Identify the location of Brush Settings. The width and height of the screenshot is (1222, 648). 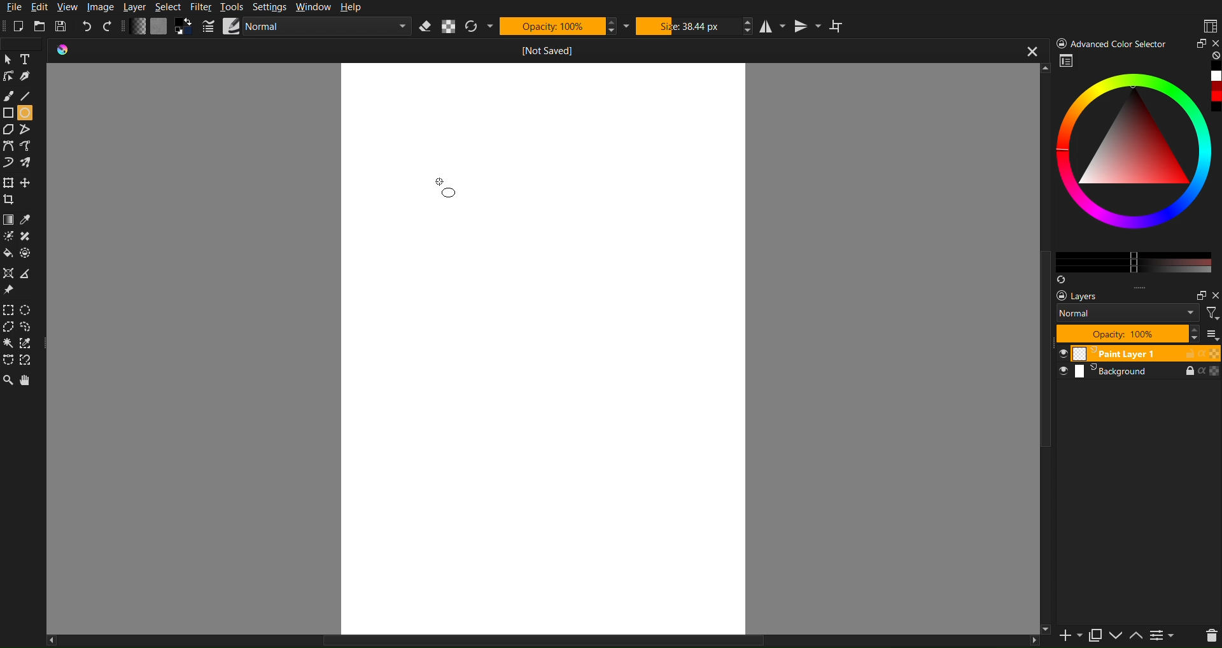
(316, 26).